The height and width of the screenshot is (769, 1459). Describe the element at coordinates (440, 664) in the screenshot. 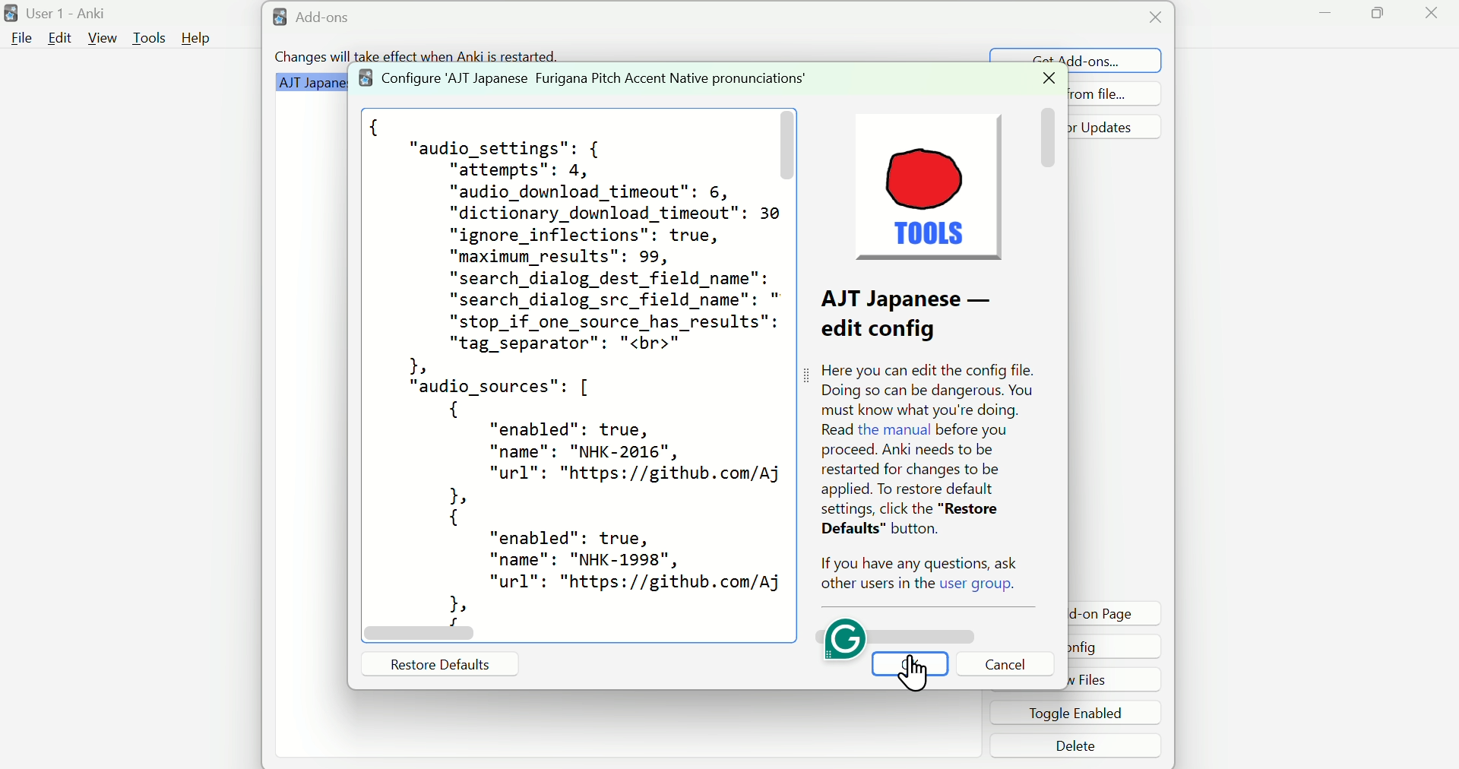

I see `Restore Defaults` at that location.